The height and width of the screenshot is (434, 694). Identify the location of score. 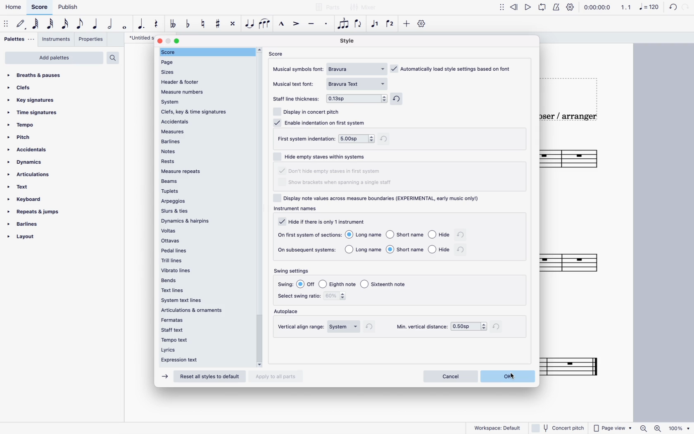
(573, 262).